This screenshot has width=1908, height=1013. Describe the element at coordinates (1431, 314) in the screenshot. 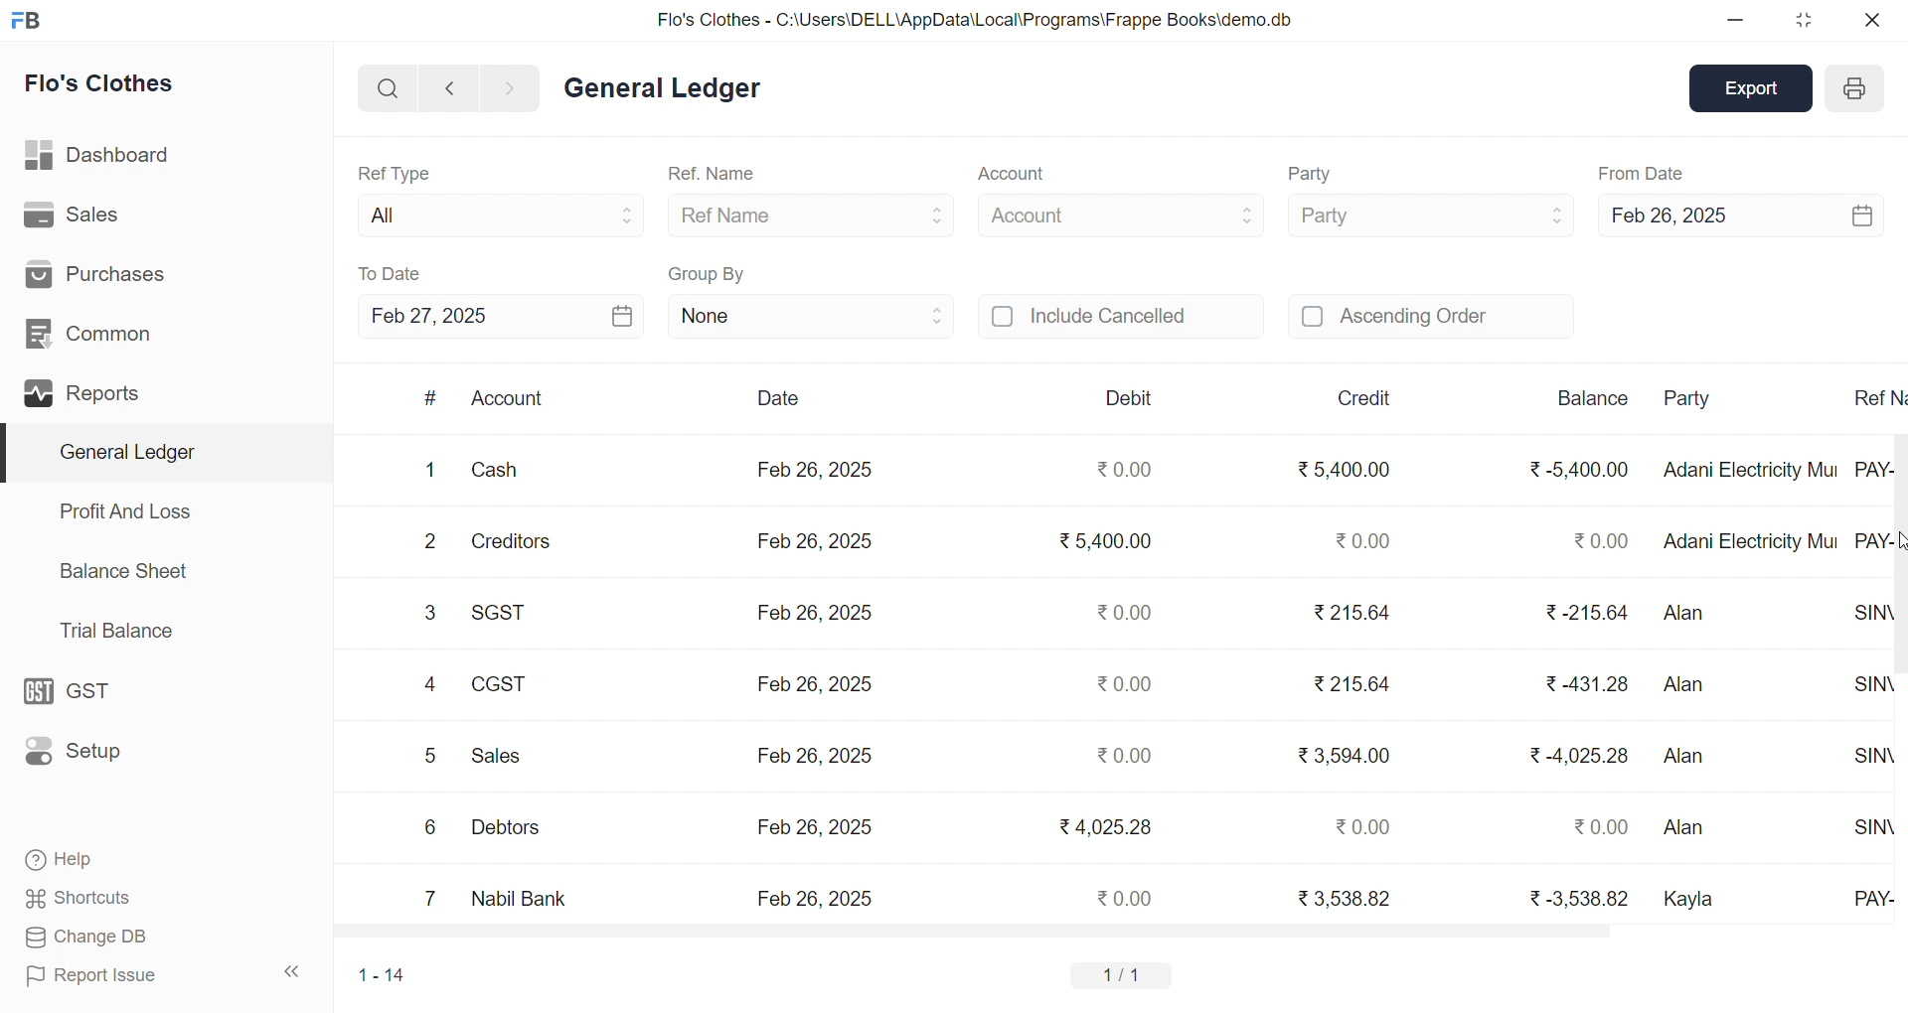

I see `Ascending Order` at that location.